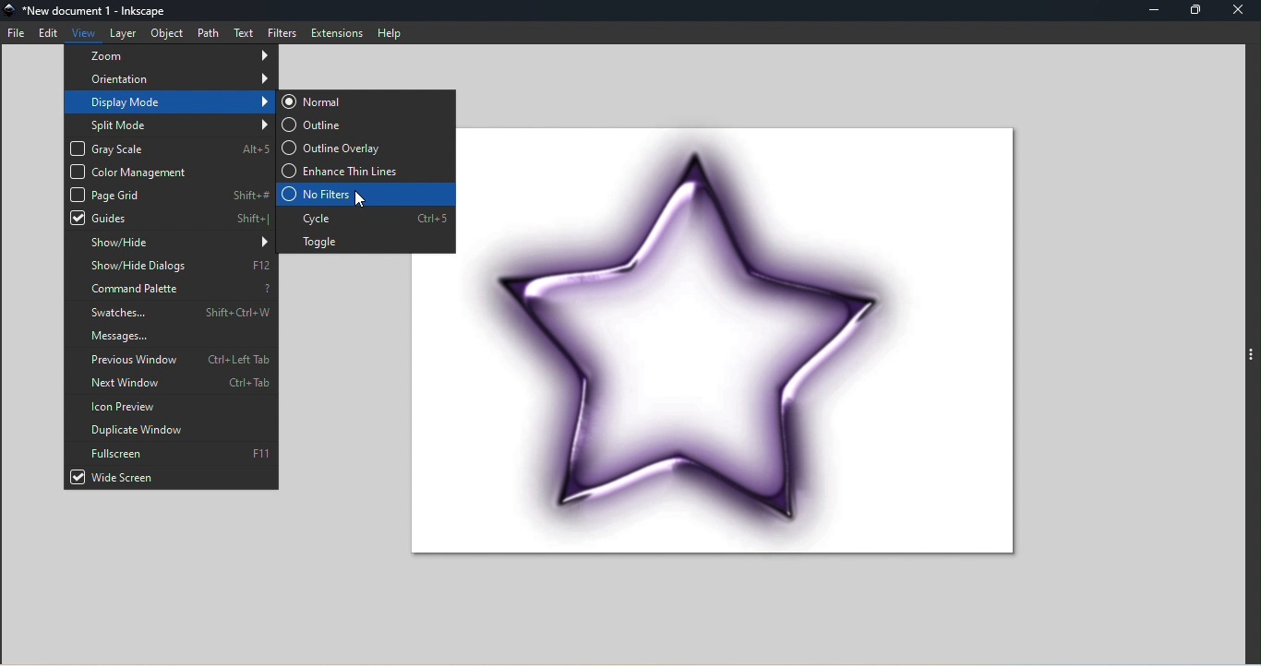  What do you see at coordinates (169, 171) in the screenshot?
I see `Color management` at bounding box center [169, 171].